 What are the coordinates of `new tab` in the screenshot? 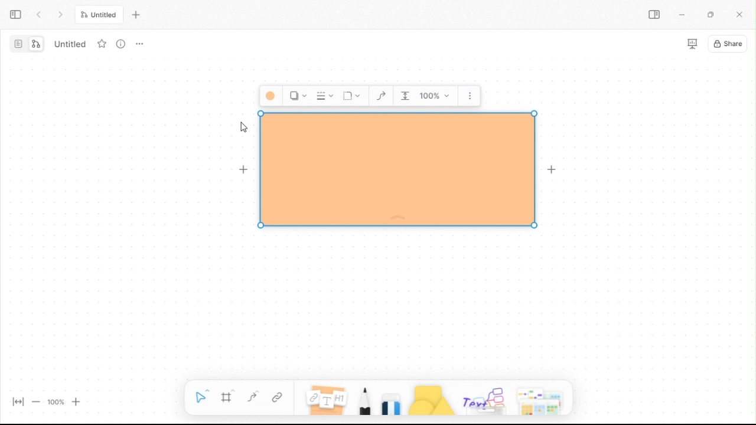 It's located at (136, 14).